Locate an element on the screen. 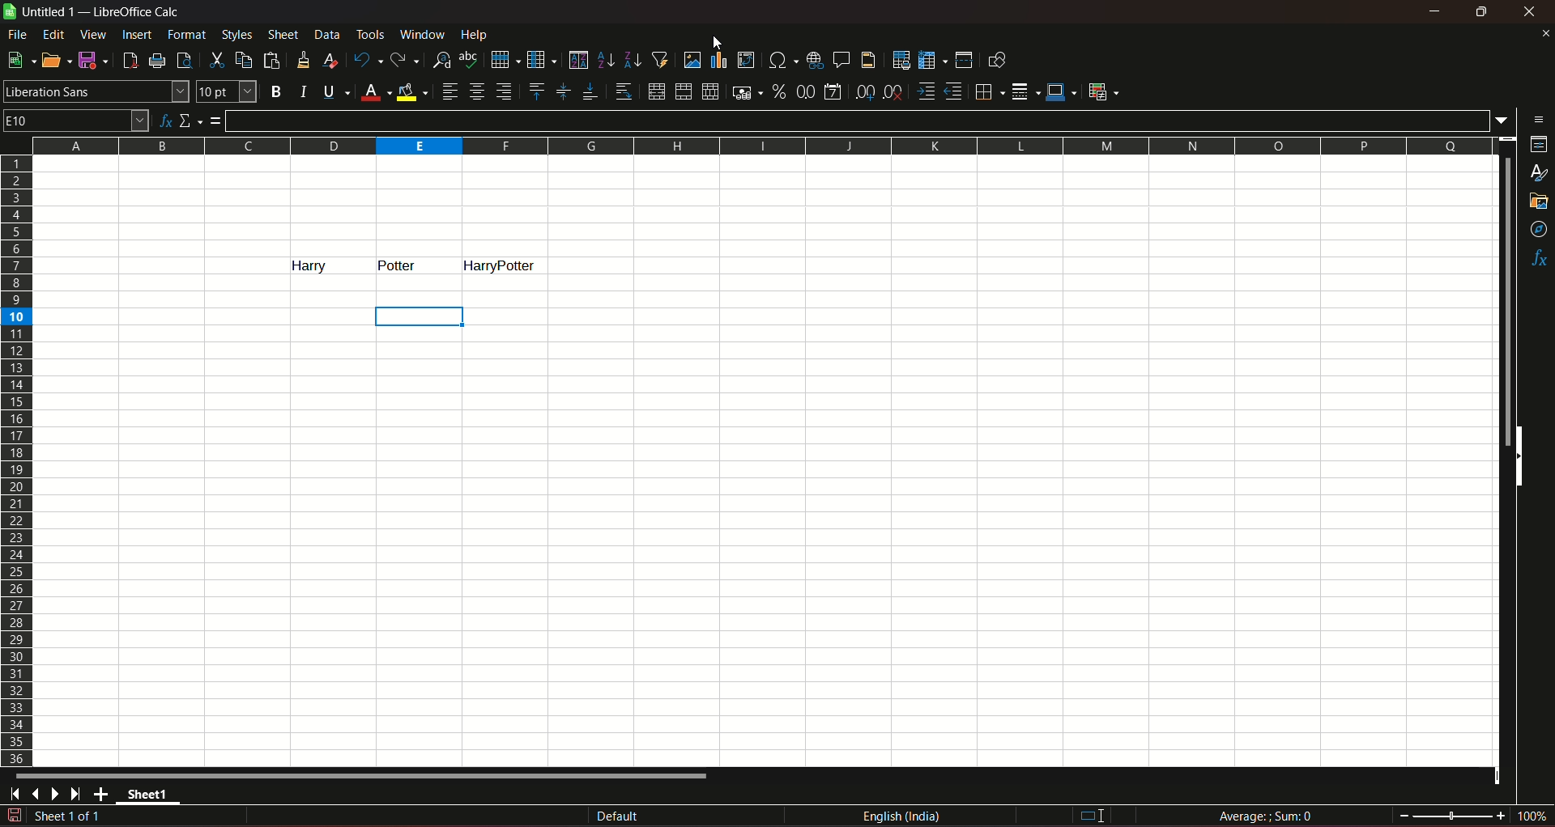 The height and width of the screenshot is (827, 1555). undo is located at coordinates (366, 59).